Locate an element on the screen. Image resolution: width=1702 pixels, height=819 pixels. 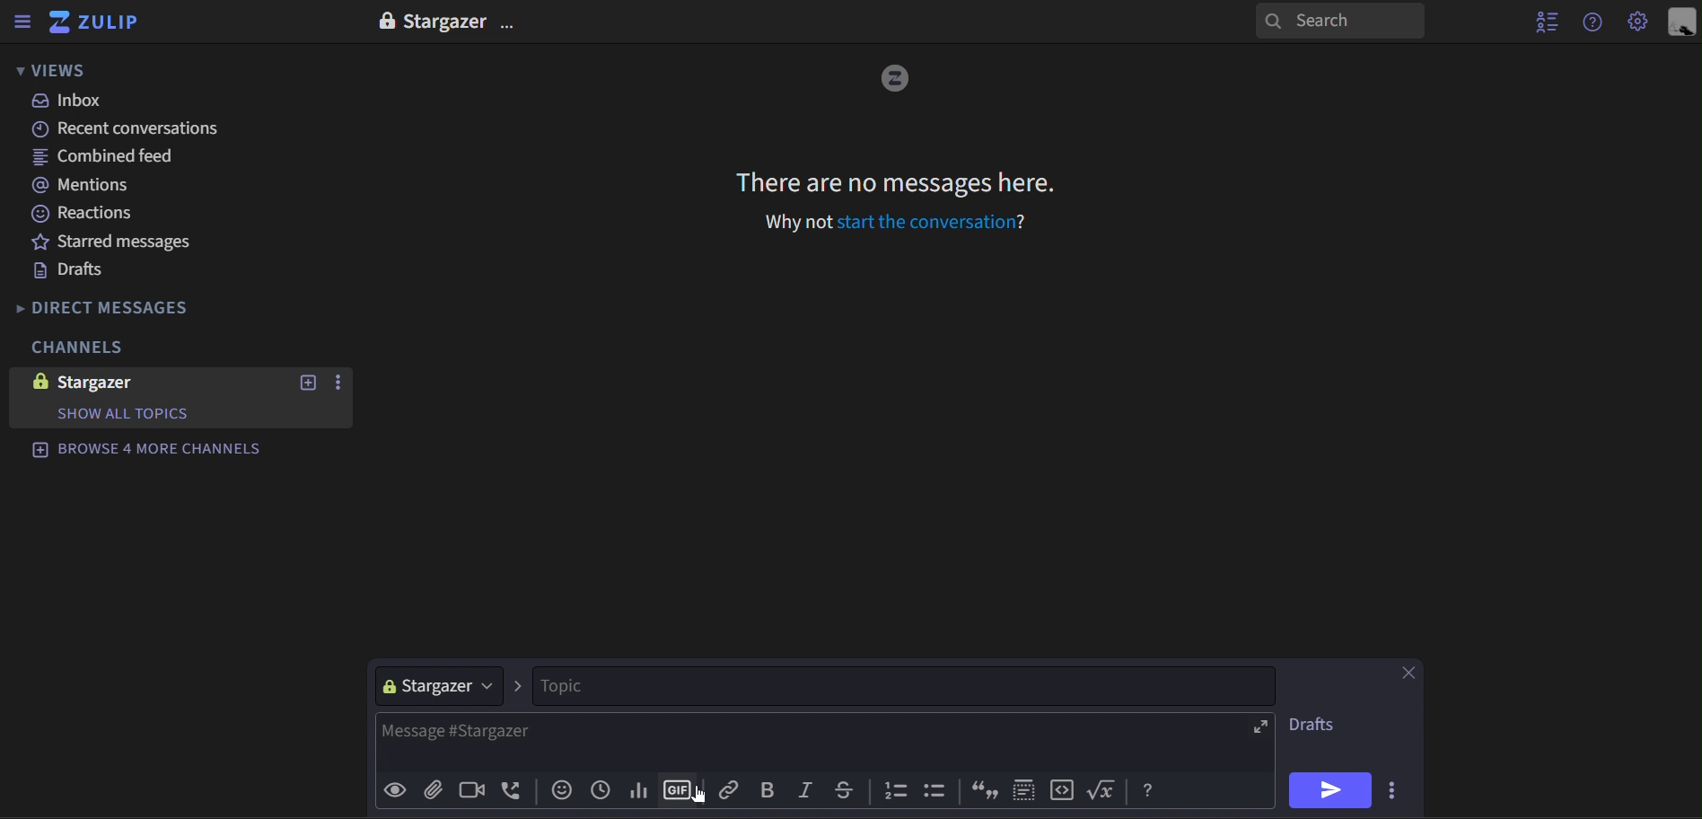
There are no messages here is located at coordinates (900, 186).